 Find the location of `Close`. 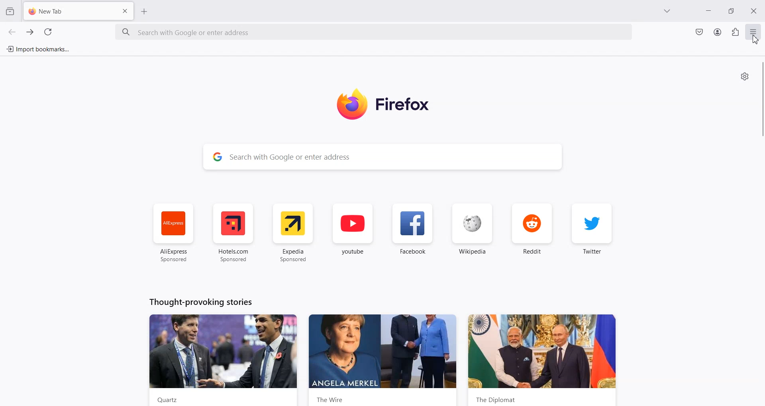

Close is located at coordinates (753, 10).